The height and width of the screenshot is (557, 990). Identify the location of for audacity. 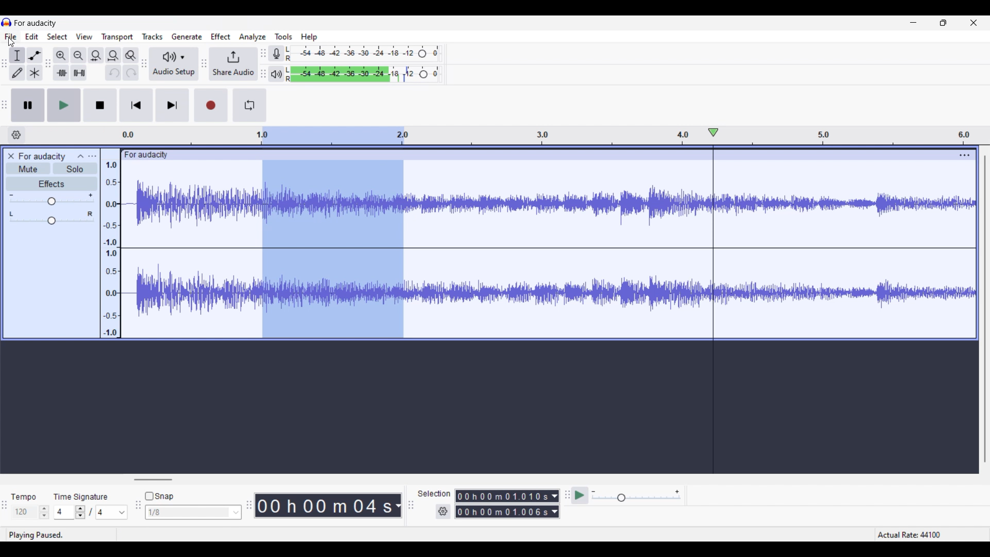
(42, 157).